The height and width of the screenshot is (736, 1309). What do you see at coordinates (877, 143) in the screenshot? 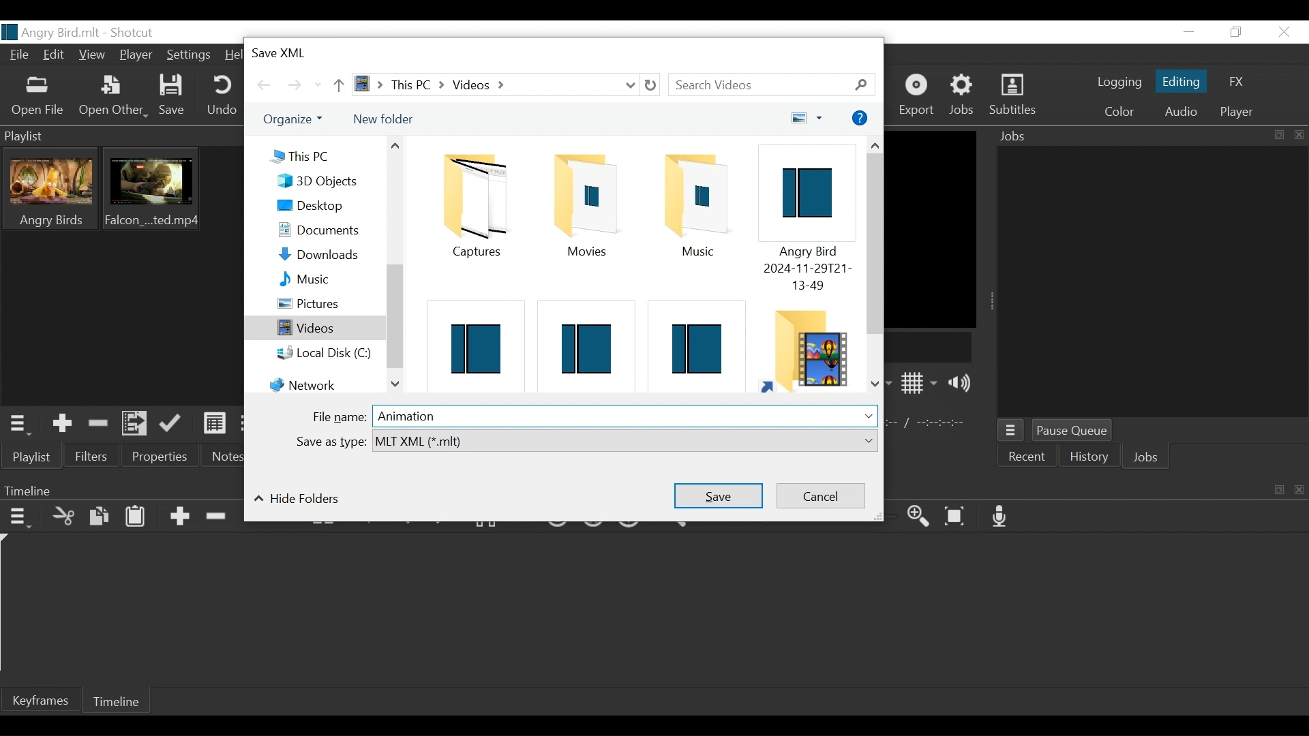
I see `Scroll up` at bounding box center [877, 143].